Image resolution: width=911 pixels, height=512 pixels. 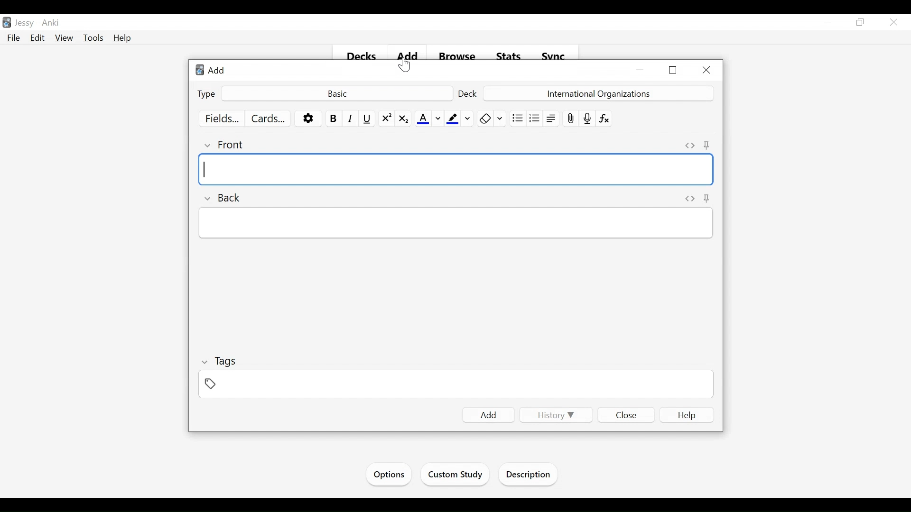 What do you see at coordinates (571, 118) in the screenshot?
I see `Attach pictures` at bounding box center [571, 118].